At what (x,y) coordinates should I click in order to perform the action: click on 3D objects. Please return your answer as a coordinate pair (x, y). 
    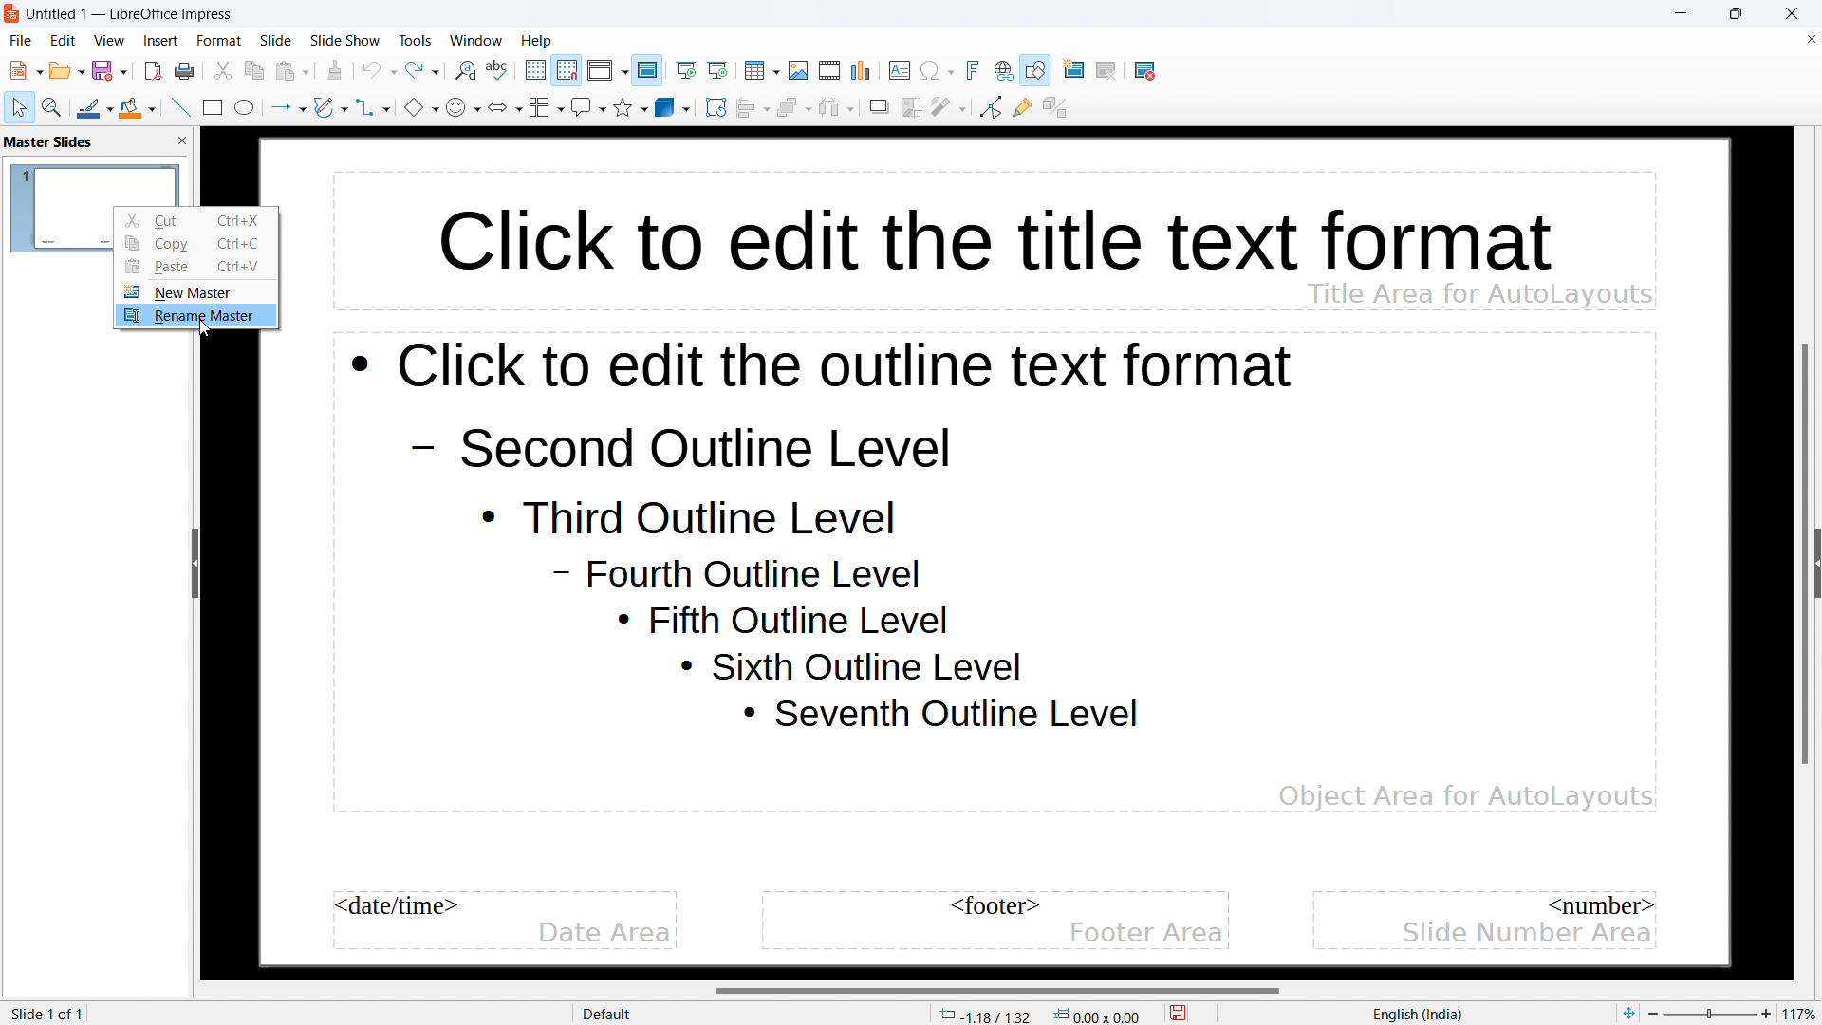
    Looking at the image, I should click on (673, 107).